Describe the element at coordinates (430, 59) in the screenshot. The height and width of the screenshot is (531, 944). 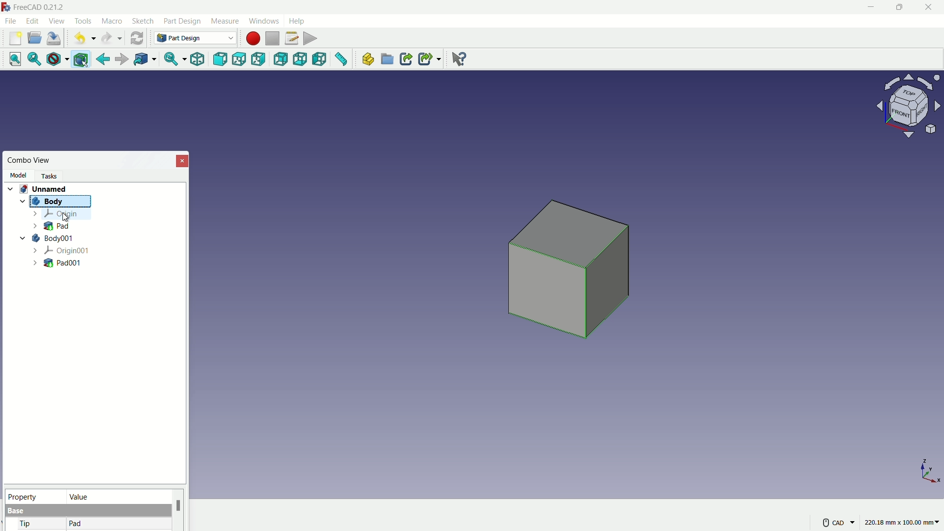
I see `make sublink` at that location.